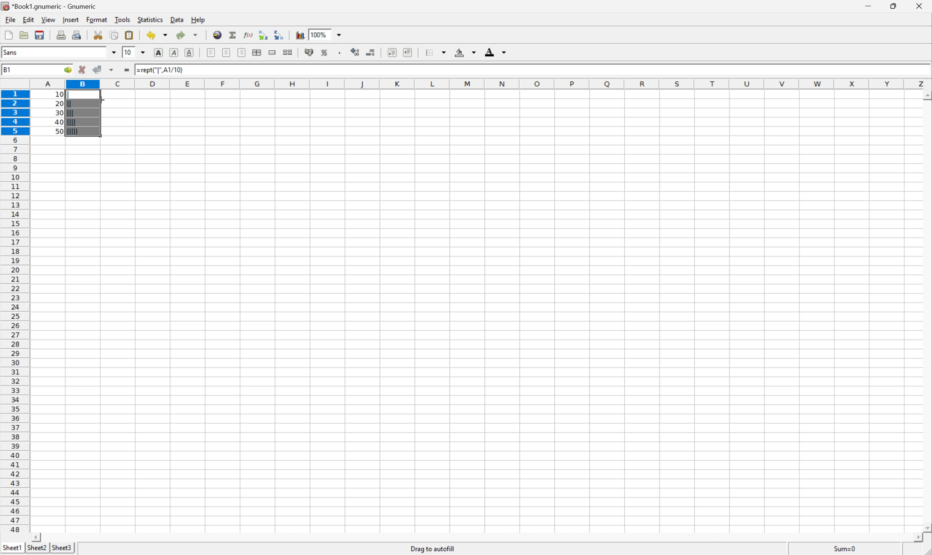 The width and height of the screenshot is (932, 555). What do you see at coordinates (480, 84) in the screenshot?
I see `Column names` at bounding box center [480, 84].